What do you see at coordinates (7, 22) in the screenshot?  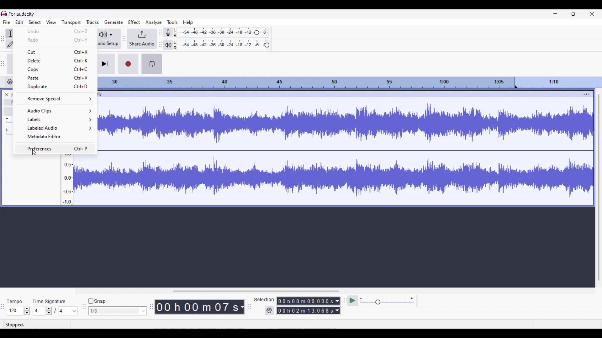 I see `File menu` at bounding box center [7, 22].